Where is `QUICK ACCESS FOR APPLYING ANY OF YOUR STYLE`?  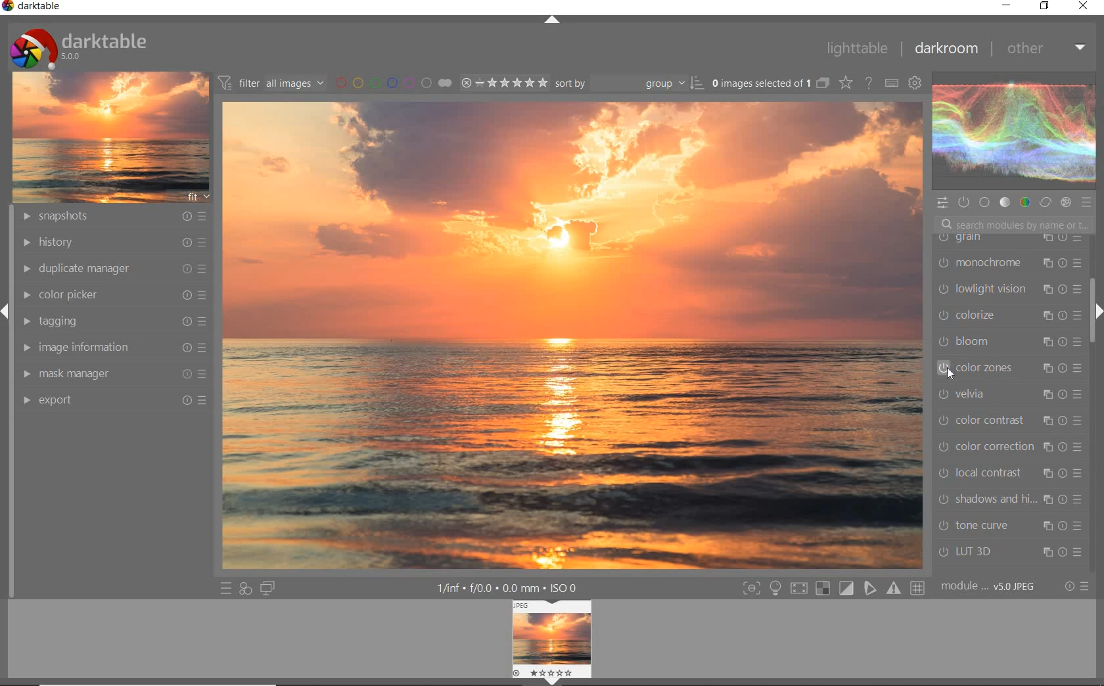 QUICK ACCESS FOR APPLYING ANY OF YOUR STYLE is located at coordinates (244, 589).